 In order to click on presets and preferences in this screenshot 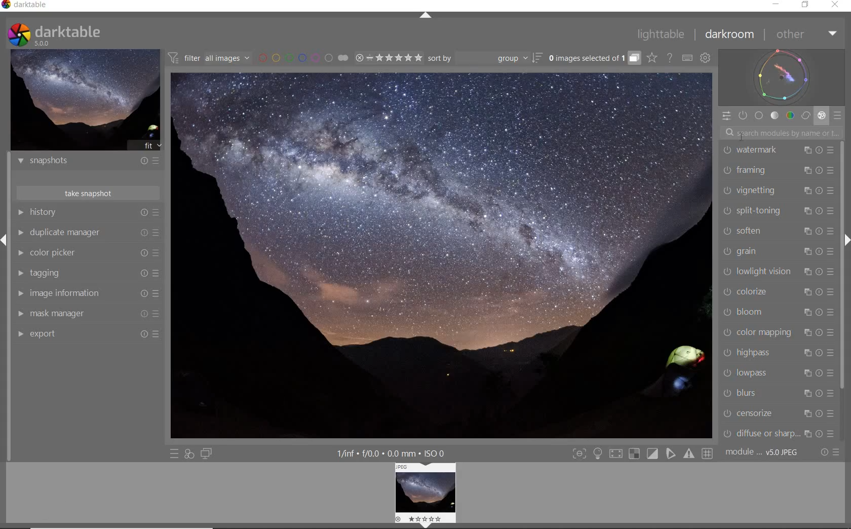, I will do `click(157, 160)`.